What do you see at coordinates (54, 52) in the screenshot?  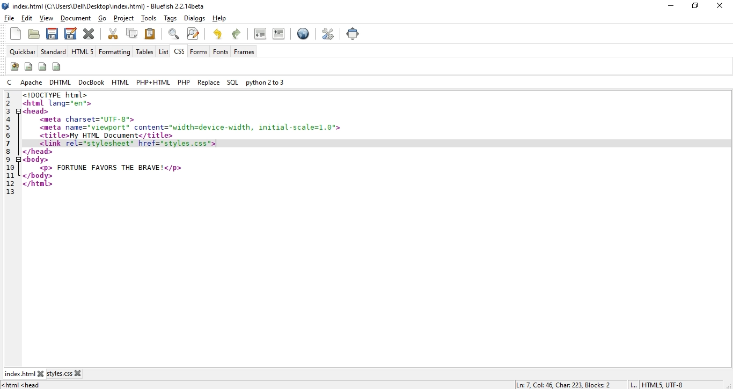 I see `standard` at bounding box center [54, 52].